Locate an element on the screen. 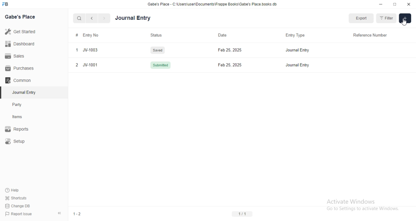 Image resolution: width=416 pixels, height=221 pixels. Entry No is located at coordinates (91, 35).